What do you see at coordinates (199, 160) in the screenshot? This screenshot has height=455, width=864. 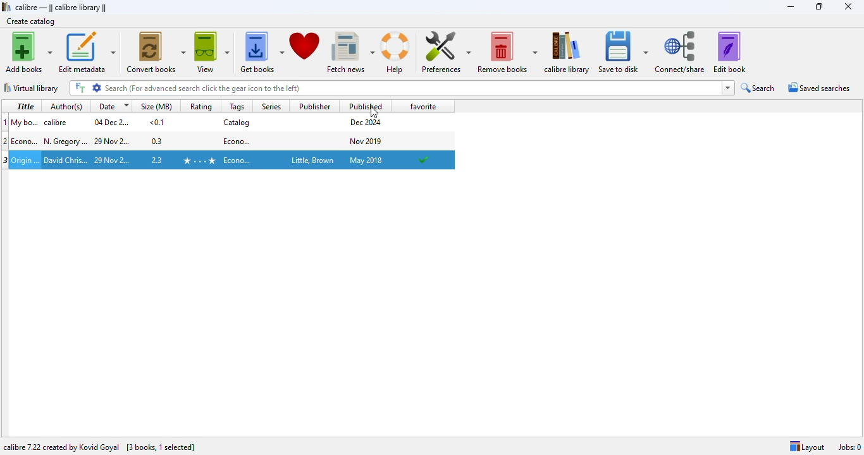 I see `rating` at bounding box center [199, 160].